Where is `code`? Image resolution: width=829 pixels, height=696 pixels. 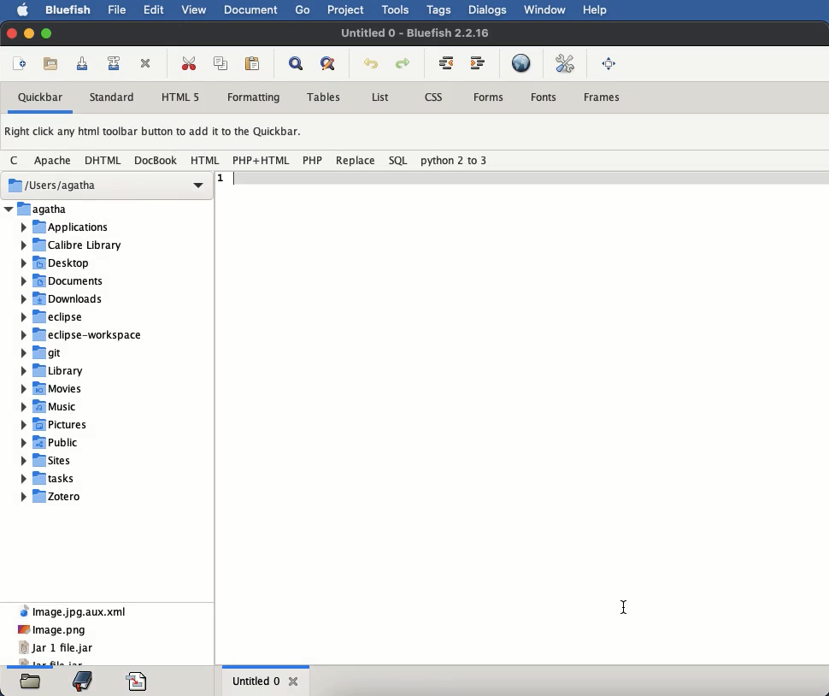
code is located at coordinates (138, 681).